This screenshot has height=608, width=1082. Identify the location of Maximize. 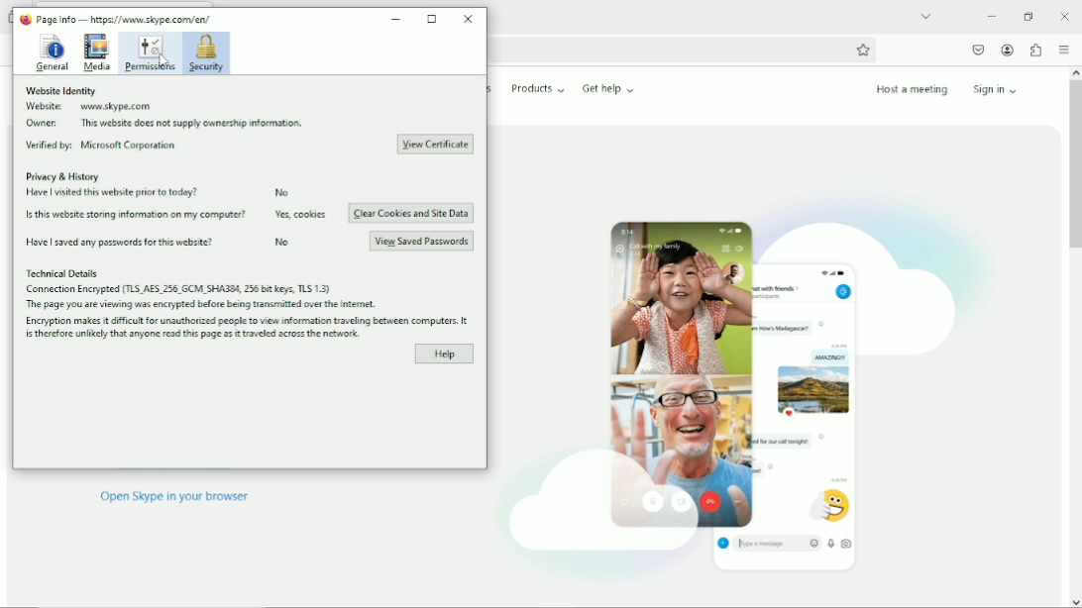
(433, 19).